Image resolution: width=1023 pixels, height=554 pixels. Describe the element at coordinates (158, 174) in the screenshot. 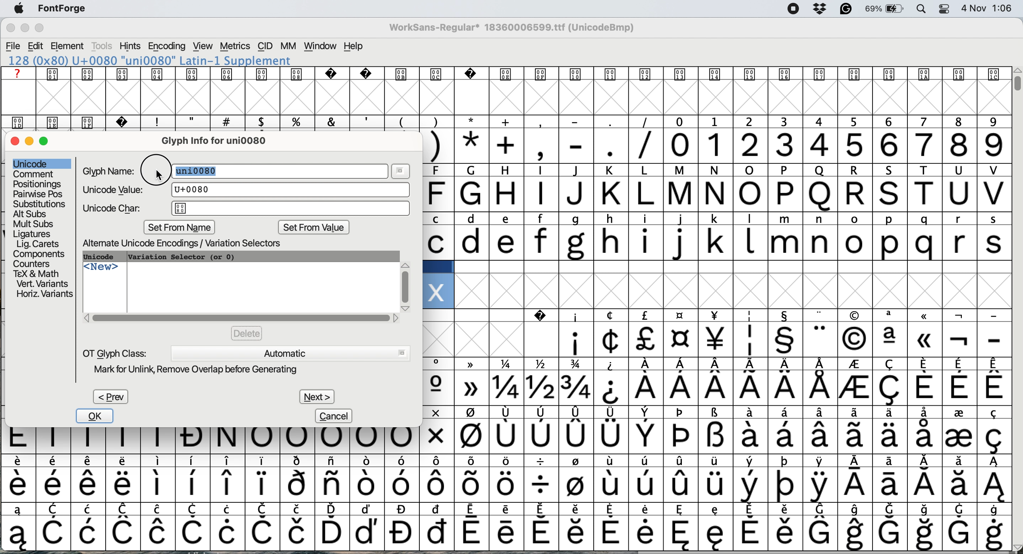

I see `cursor` at that location.